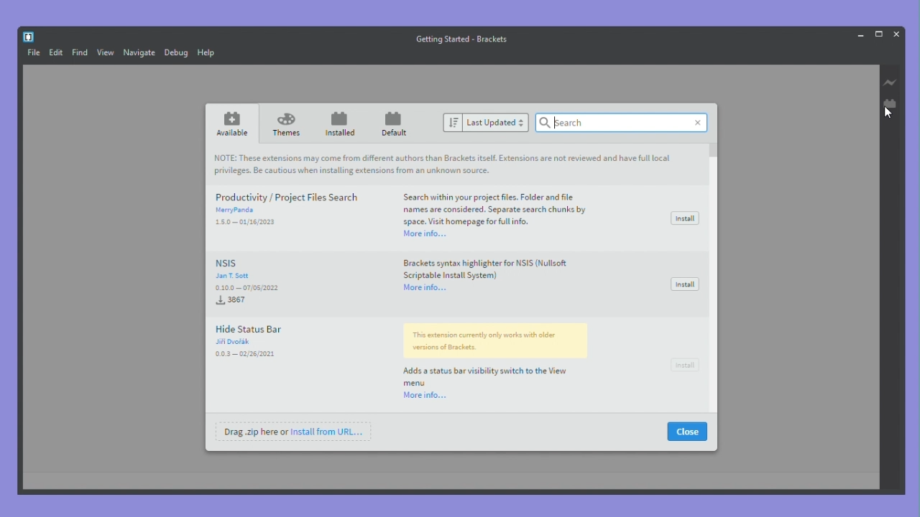 Image resolution: width=920 pixels, height=517 pixels. Describe the element at coordinates (80, 52) in the screenshot. I see `Find` at that location.